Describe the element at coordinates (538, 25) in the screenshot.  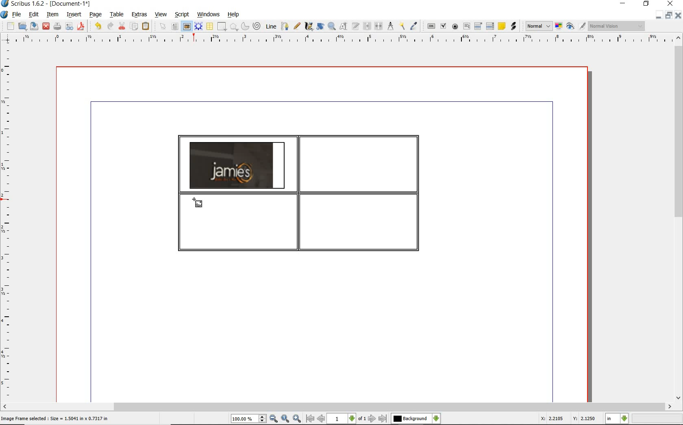
I see `image preview quality` at that location.